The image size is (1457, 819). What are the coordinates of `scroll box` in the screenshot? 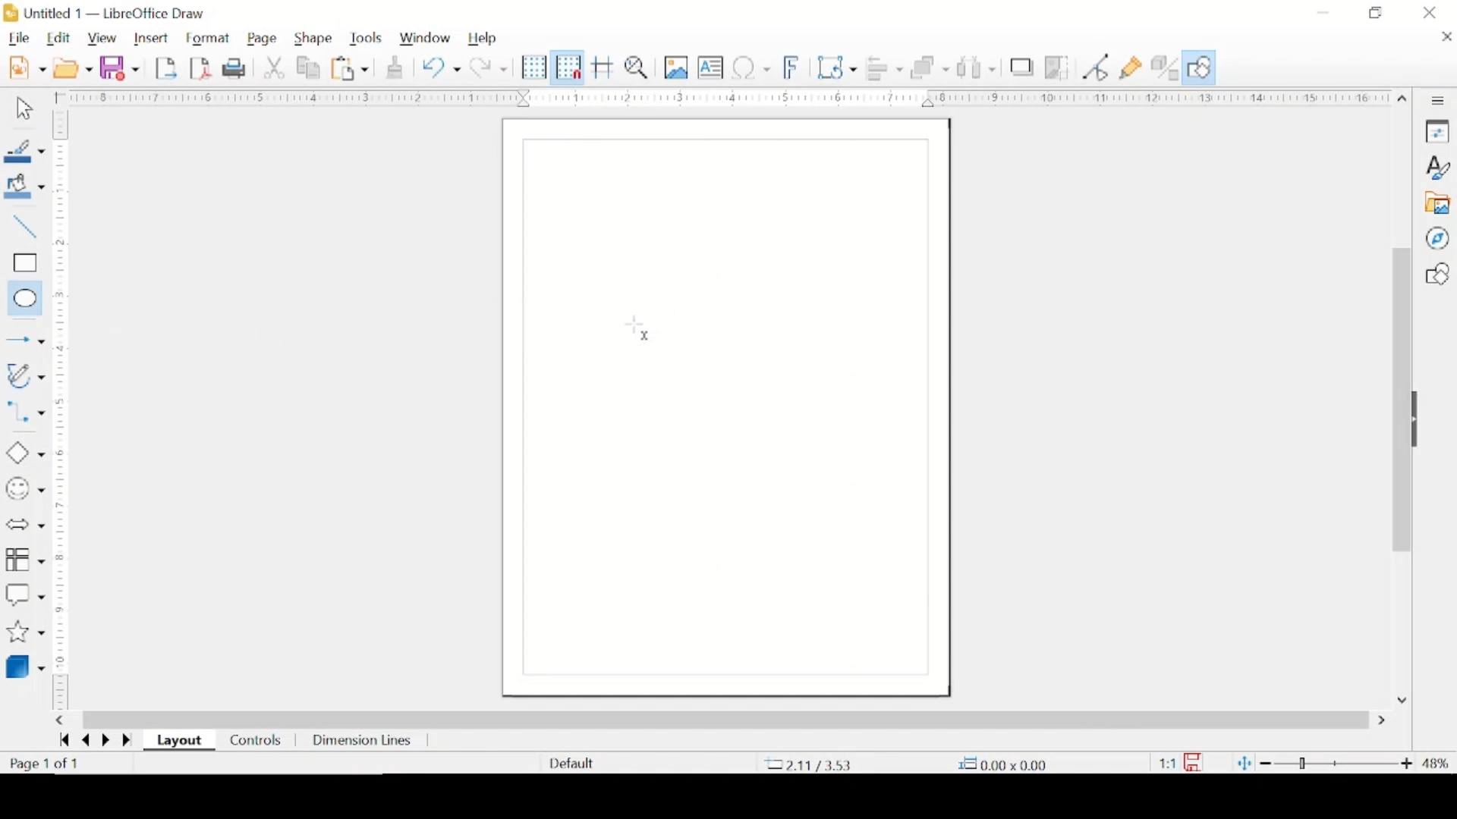 It's located at (726, 719).